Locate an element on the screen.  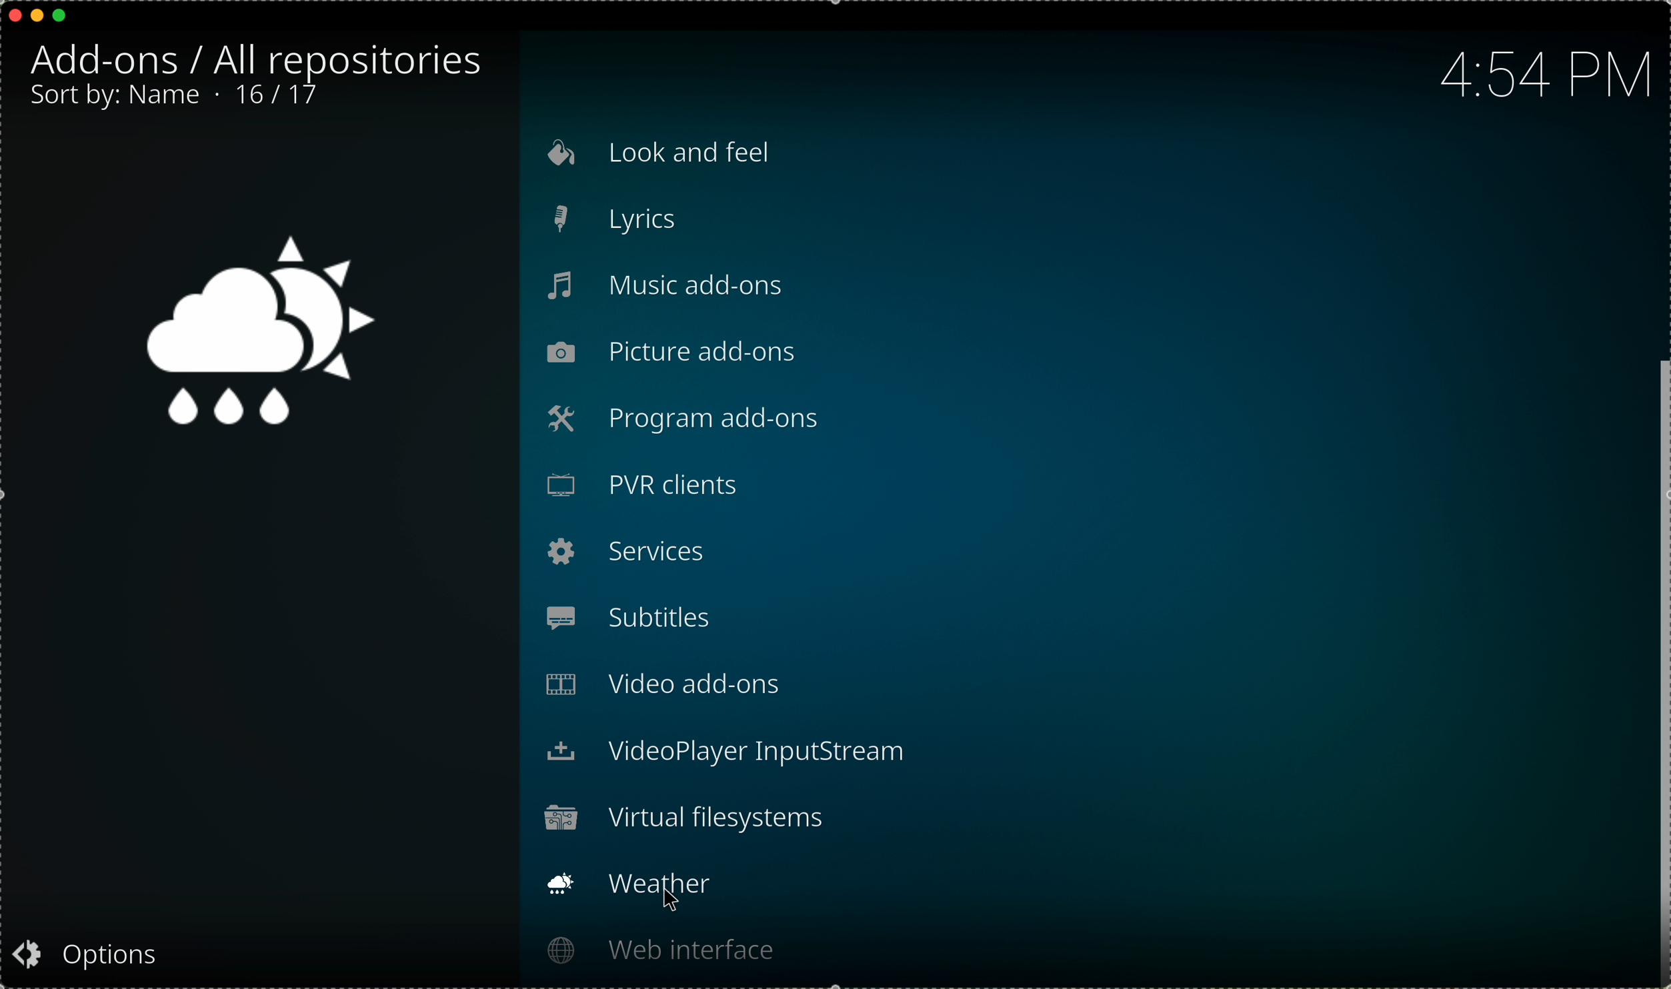
subtitles is located at coordinates (665, 616).